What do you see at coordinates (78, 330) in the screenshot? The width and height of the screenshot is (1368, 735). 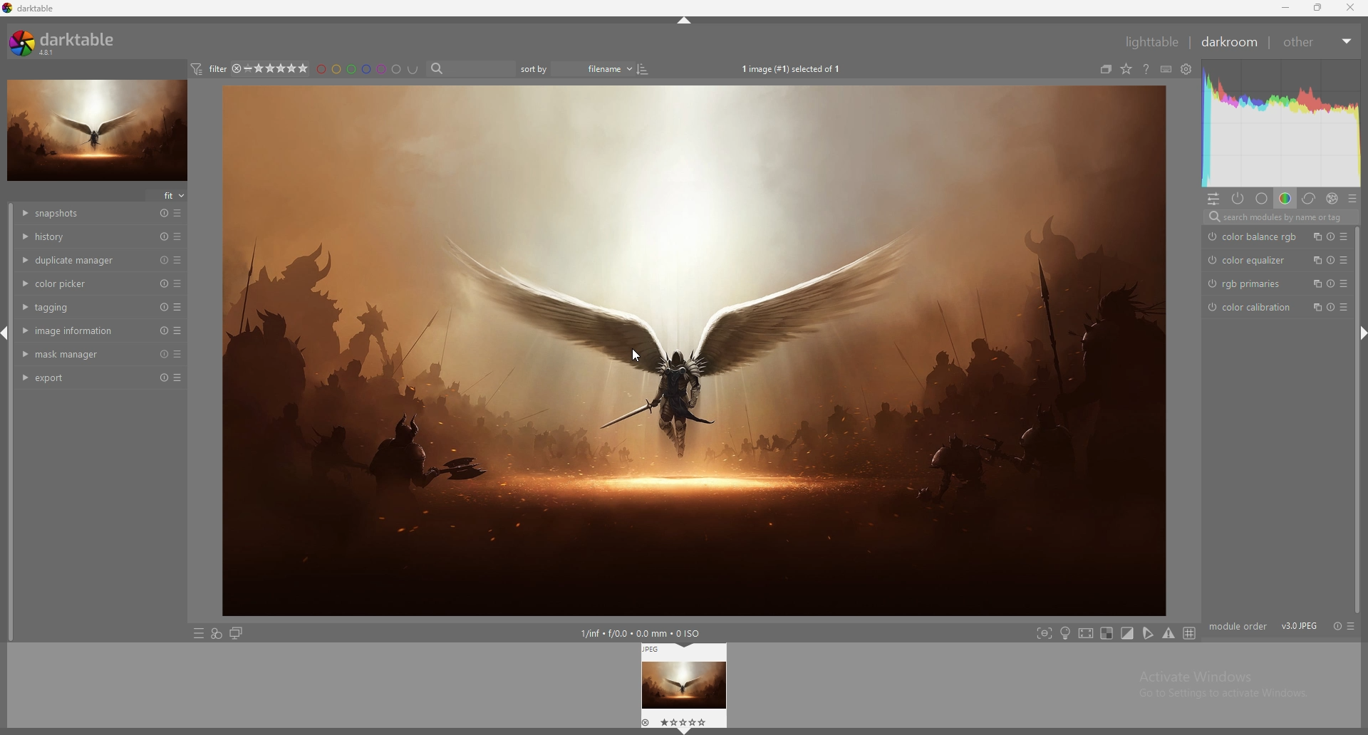 I see `image information` at bounding box center [78, 330].